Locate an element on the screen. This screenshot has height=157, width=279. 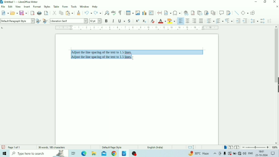
Font Name is located at coordinates (69, 21).